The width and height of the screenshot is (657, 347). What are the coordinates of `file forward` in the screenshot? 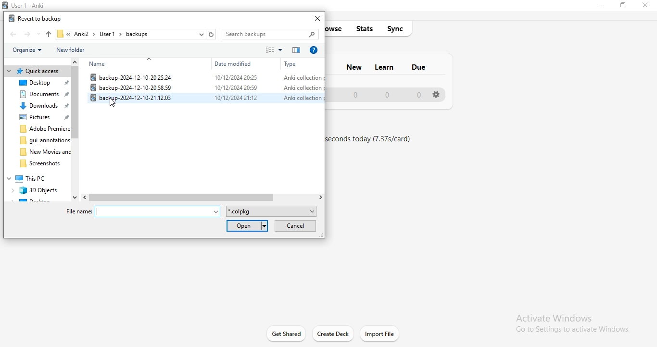 It's located at (27, 34).